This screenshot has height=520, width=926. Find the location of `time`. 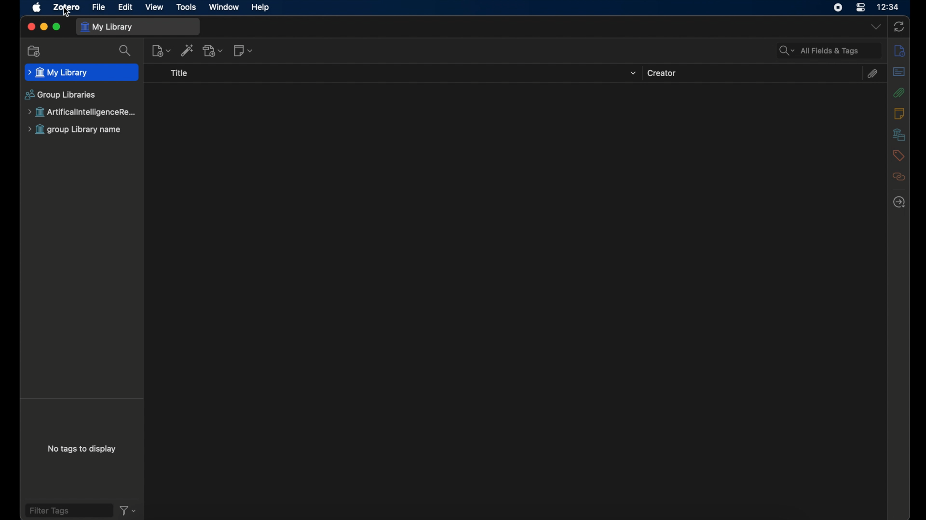

time is located at coordinates (888, 7).